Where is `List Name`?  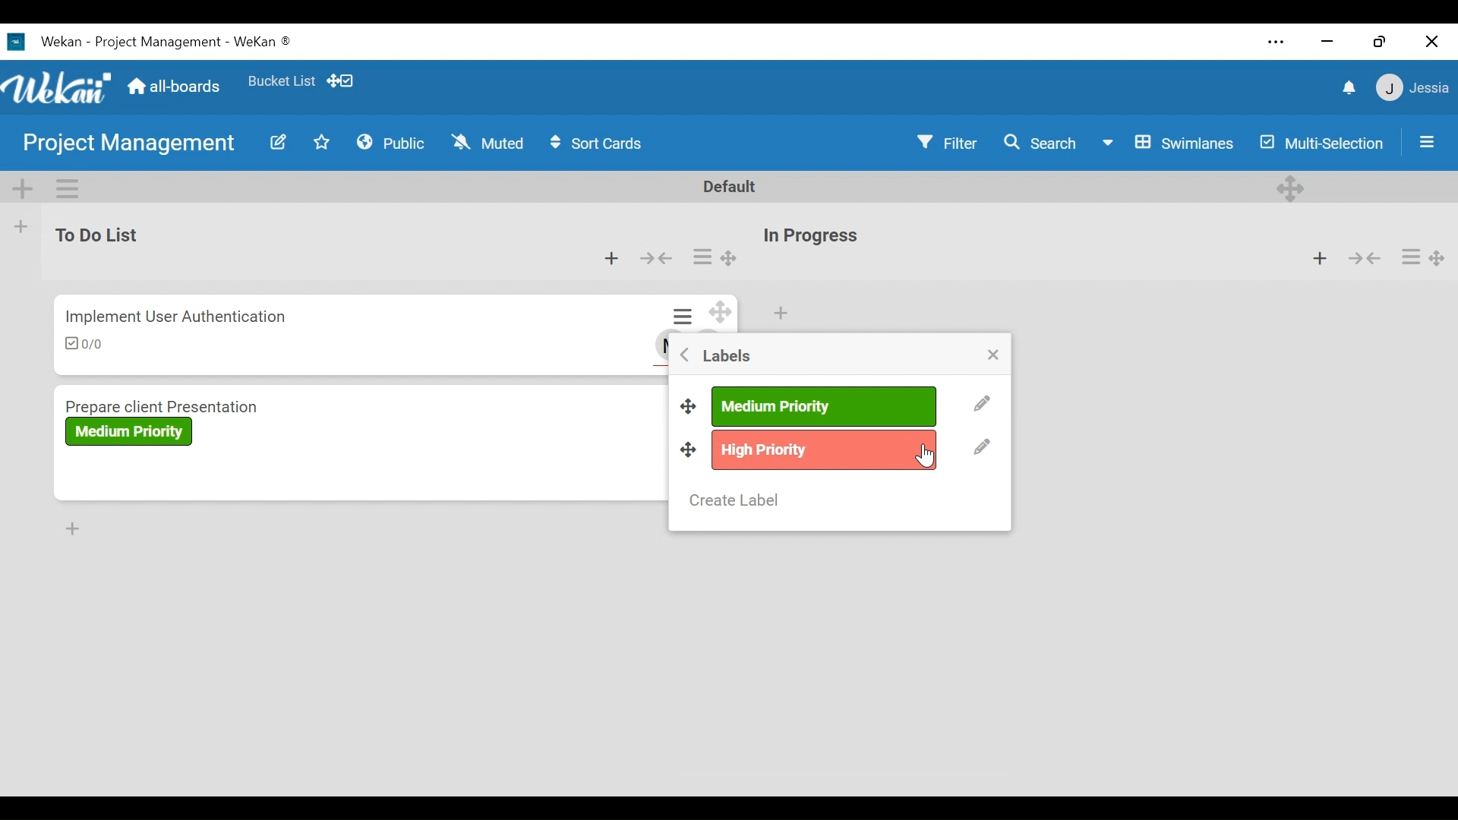 List Name is located at coordinates (94, 235).